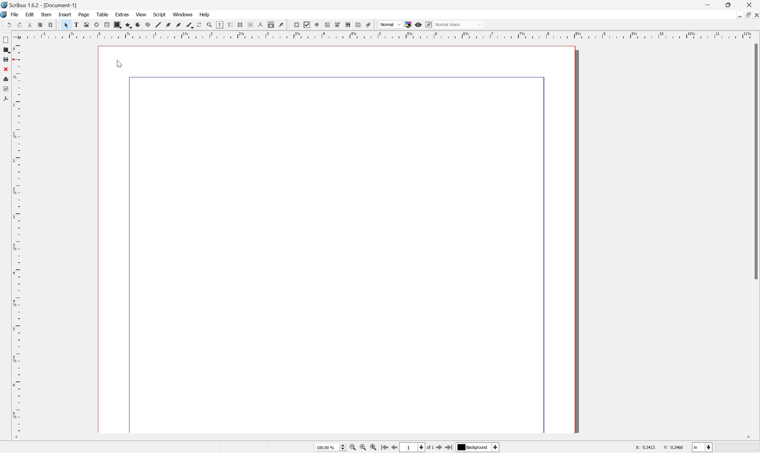 The width and height of the screenshot is (760, 453). Describe the element at coordinates (337, 25) in the screenshot. I see `measurements` at that location.